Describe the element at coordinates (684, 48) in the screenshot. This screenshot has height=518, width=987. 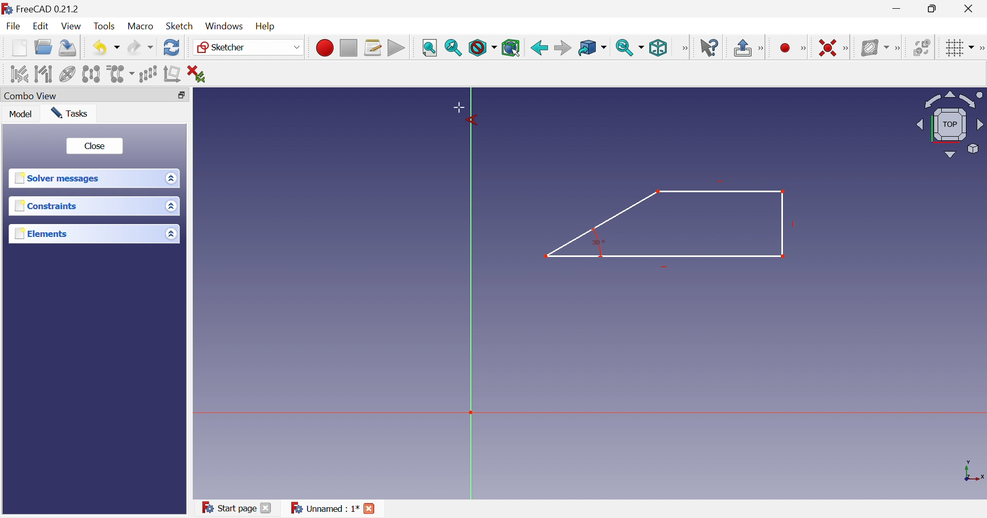
I see `More` at that location.